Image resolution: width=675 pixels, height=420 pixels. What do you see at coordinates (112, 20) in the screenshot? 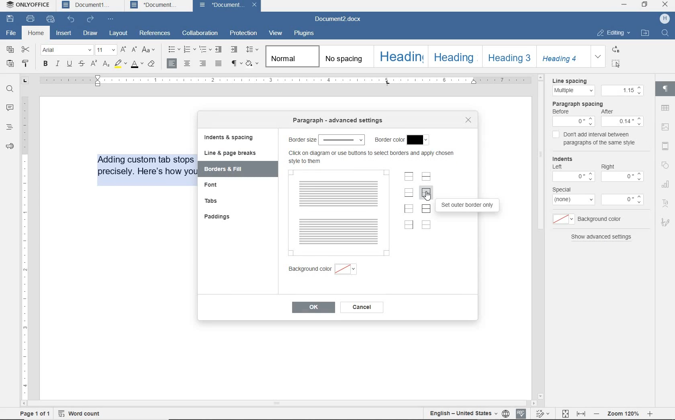
I see `customize quick access toolbar` at bounding box center [112, 20].